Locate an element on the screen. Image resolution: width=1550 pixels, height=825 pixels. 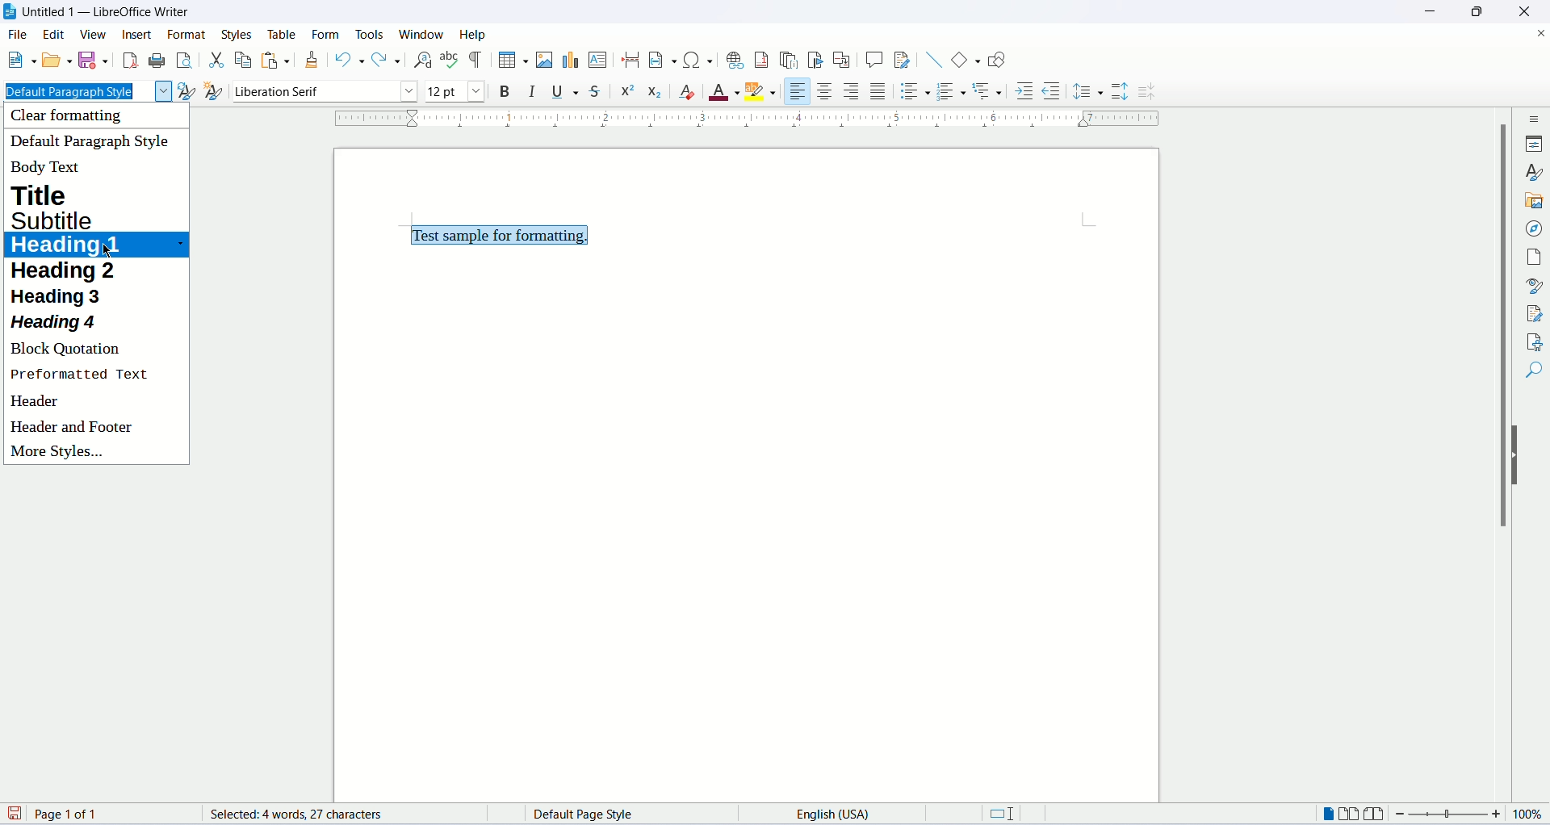
standard selection is located at coordinates (1008, 815).